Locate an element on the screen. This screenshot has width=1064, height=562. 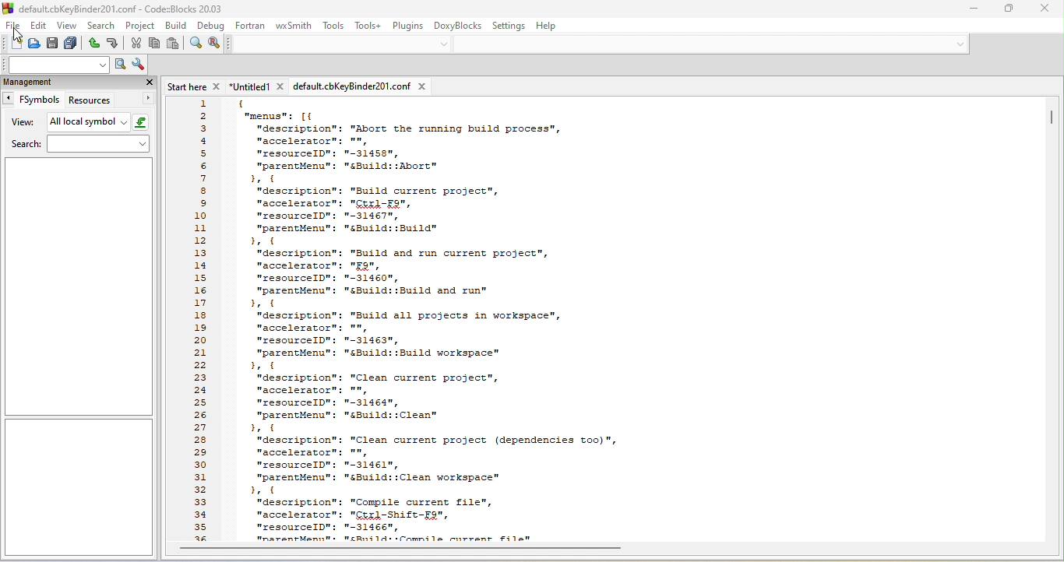
minimize/restore is located at coordinates (1009, 10).